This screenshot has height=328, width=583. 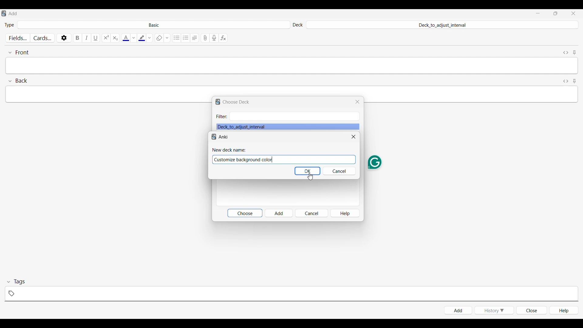 I want to click on Indicates Filter input, so click(x=222, y=117).